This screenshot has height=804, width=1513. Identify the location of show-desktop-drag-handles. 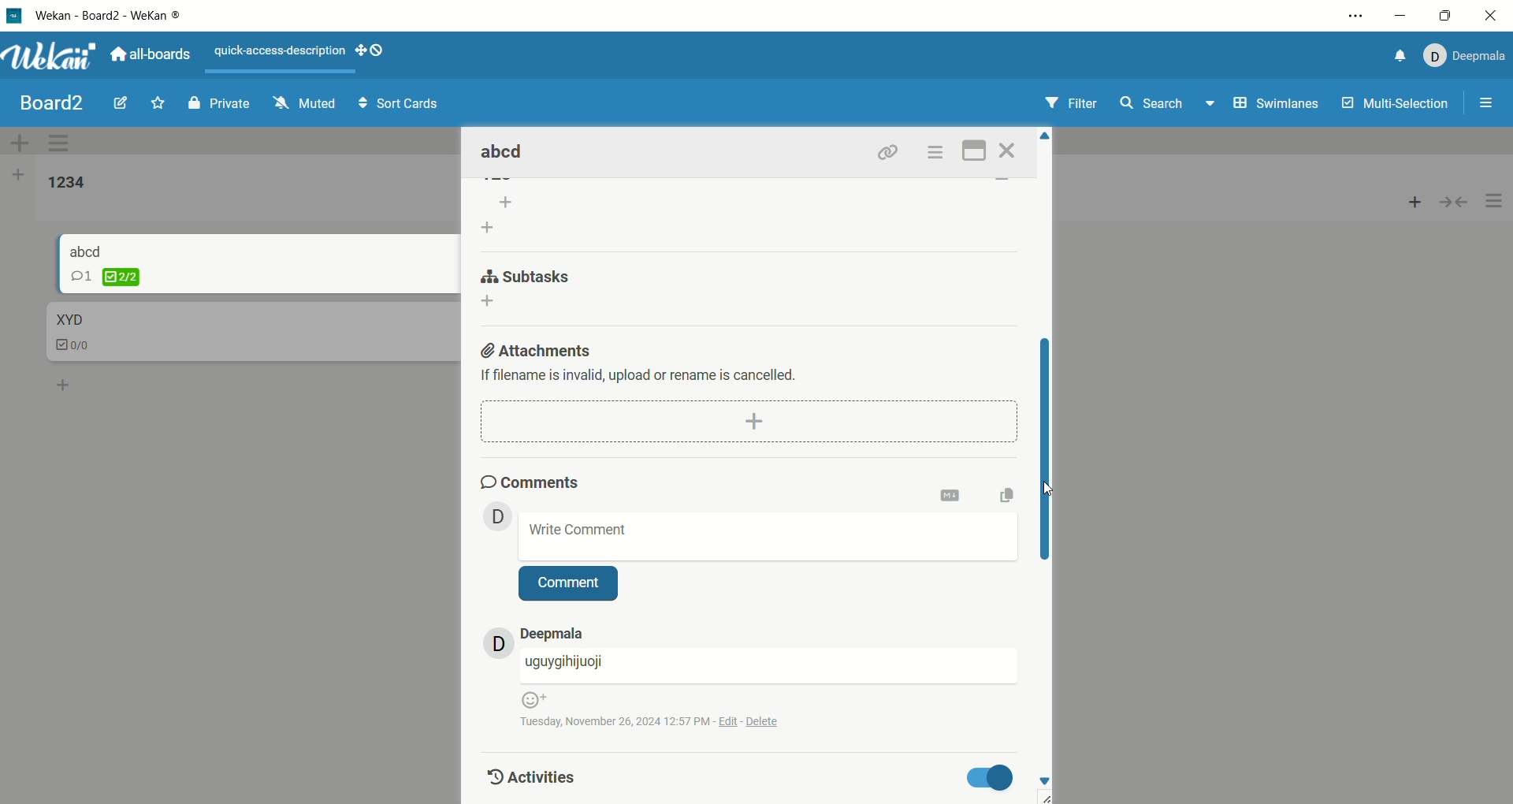
(372, 50).